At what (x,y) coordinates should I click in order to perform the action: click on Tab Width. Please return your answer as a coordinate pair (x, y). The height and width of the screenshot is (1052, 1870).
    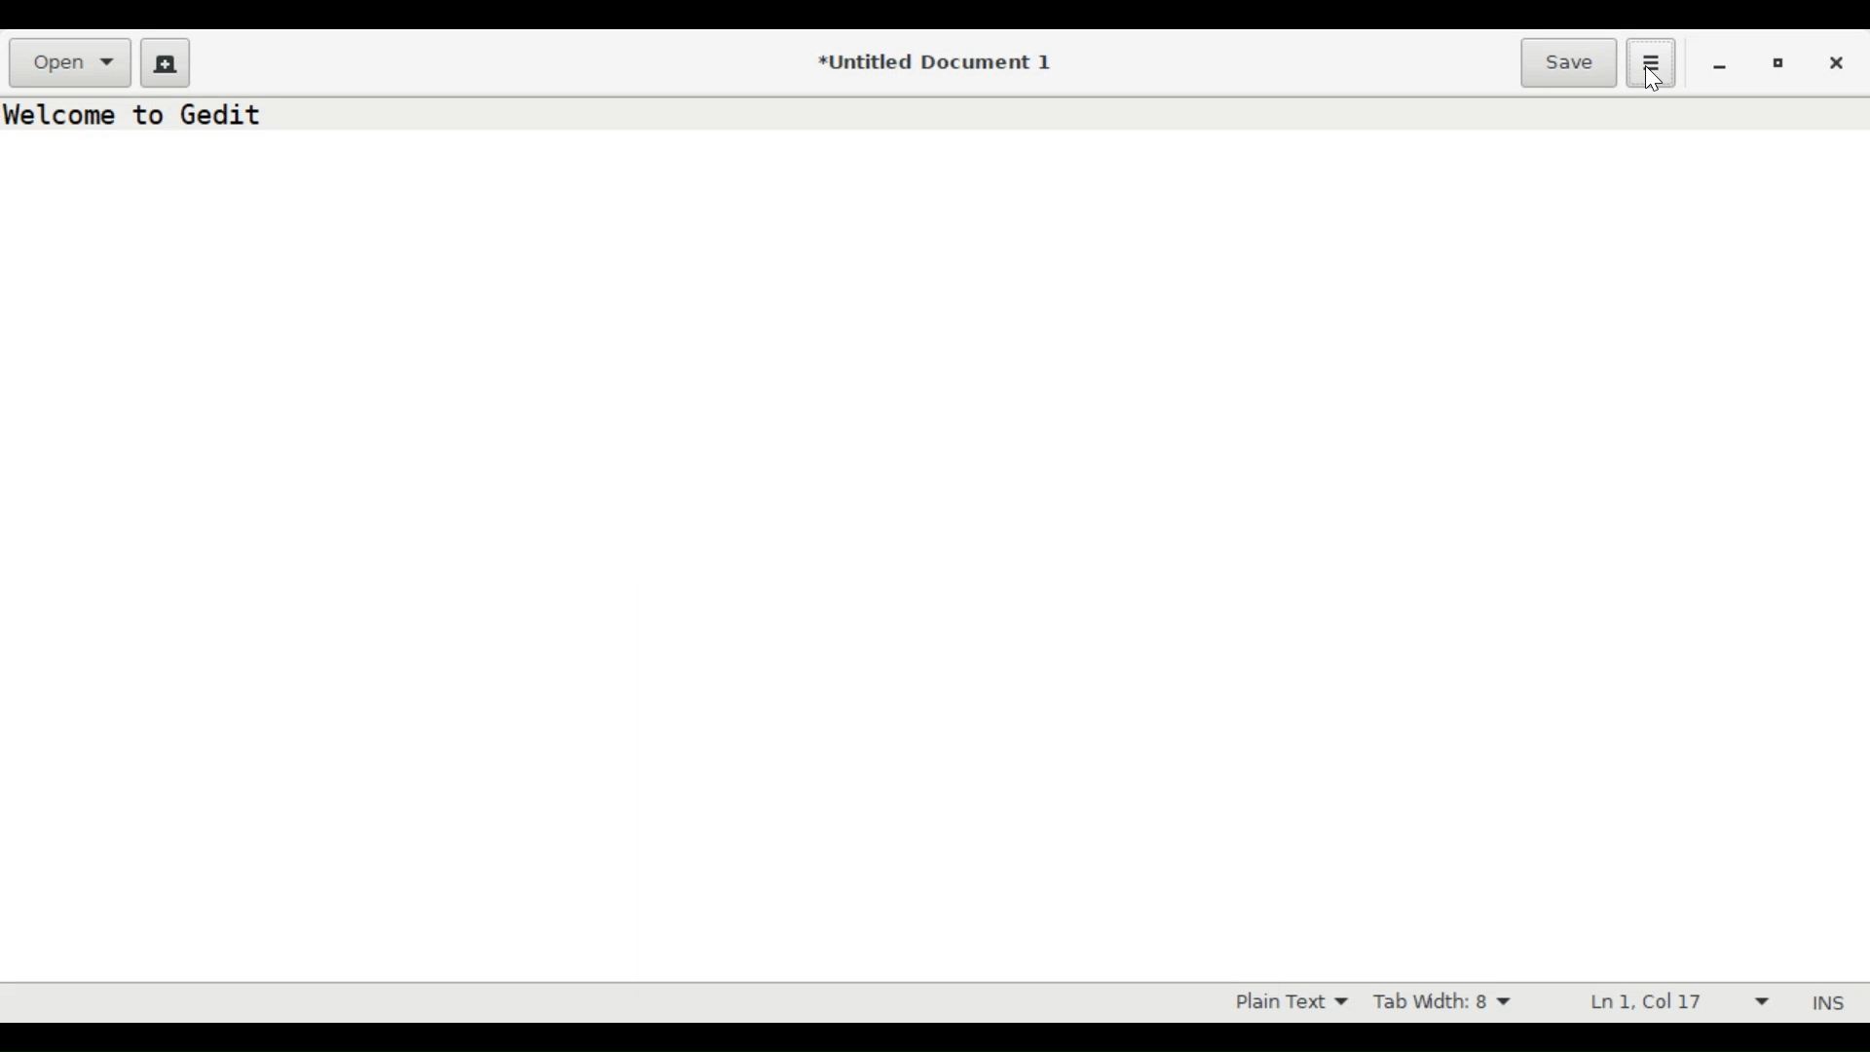
    Looking at the image, I should click on (1442, 1003).